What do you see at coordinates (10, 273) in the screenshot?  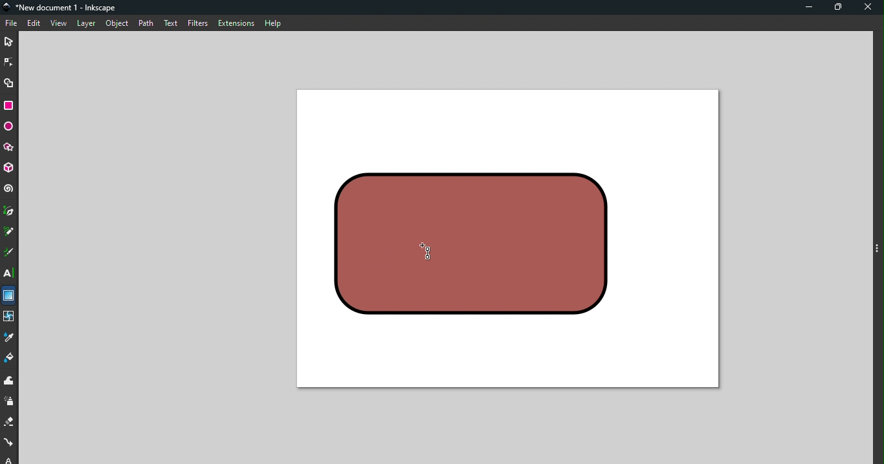 I see `Text tool` at bounding box center [10, 273].